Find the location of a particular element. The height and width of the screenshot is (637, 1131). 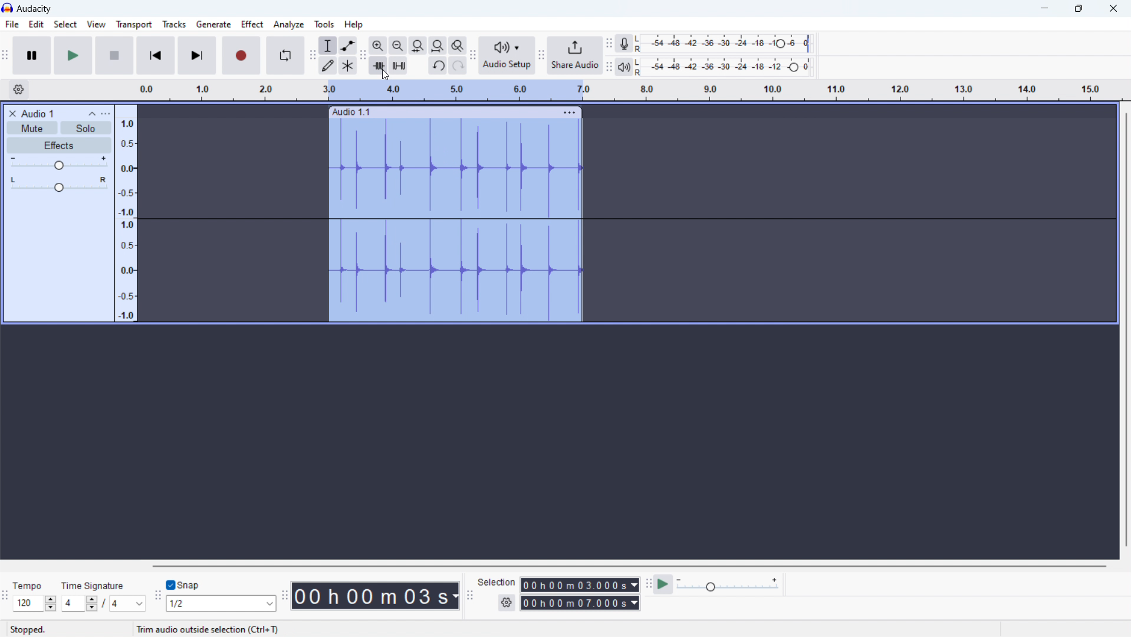

Time Signature is located at coordinates (97, 583).